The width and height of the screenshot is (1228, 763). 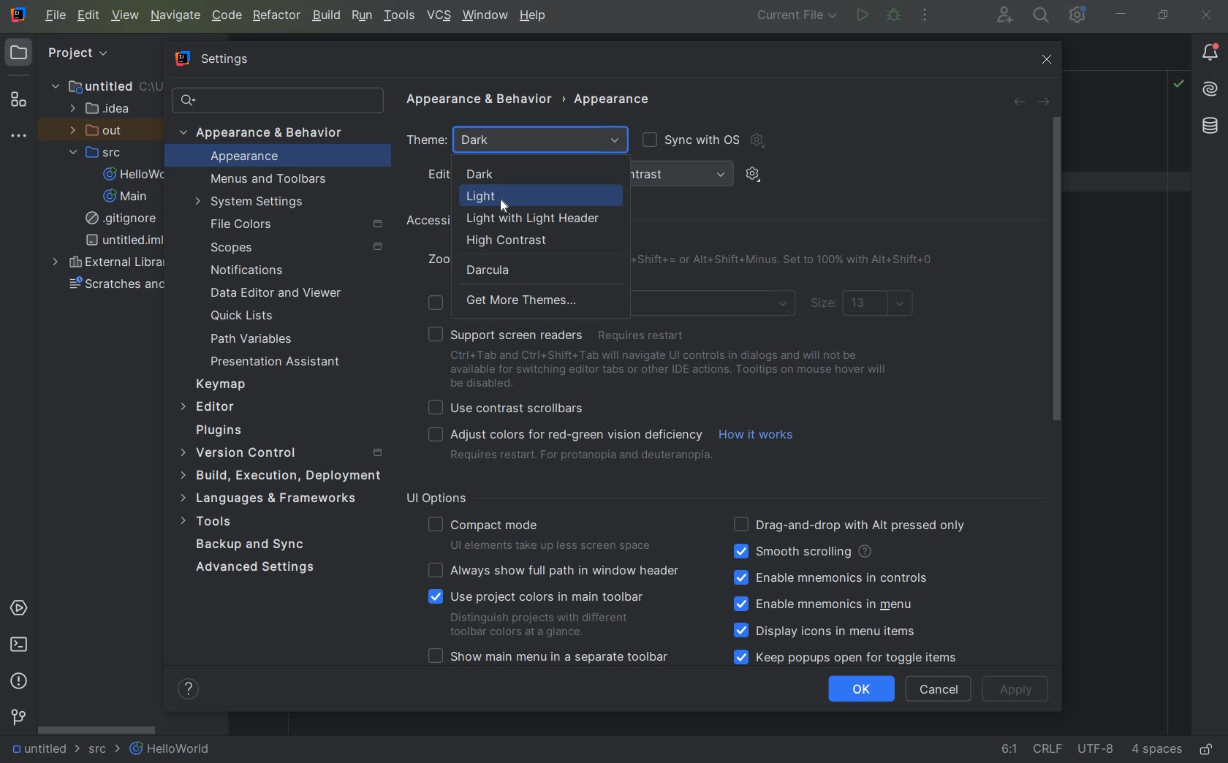 I want to click on DATABASE, so click(x=1210, y=127).